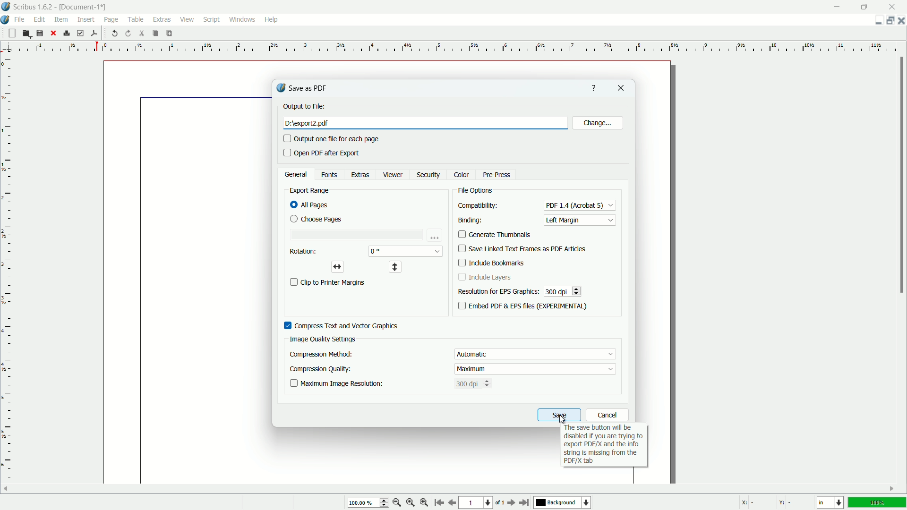 The width and height of the screenshot is (907, 510). What do you see at coordinates (892, 7) in the screenshot?
I see `close app` at bounding box center [892, 7].